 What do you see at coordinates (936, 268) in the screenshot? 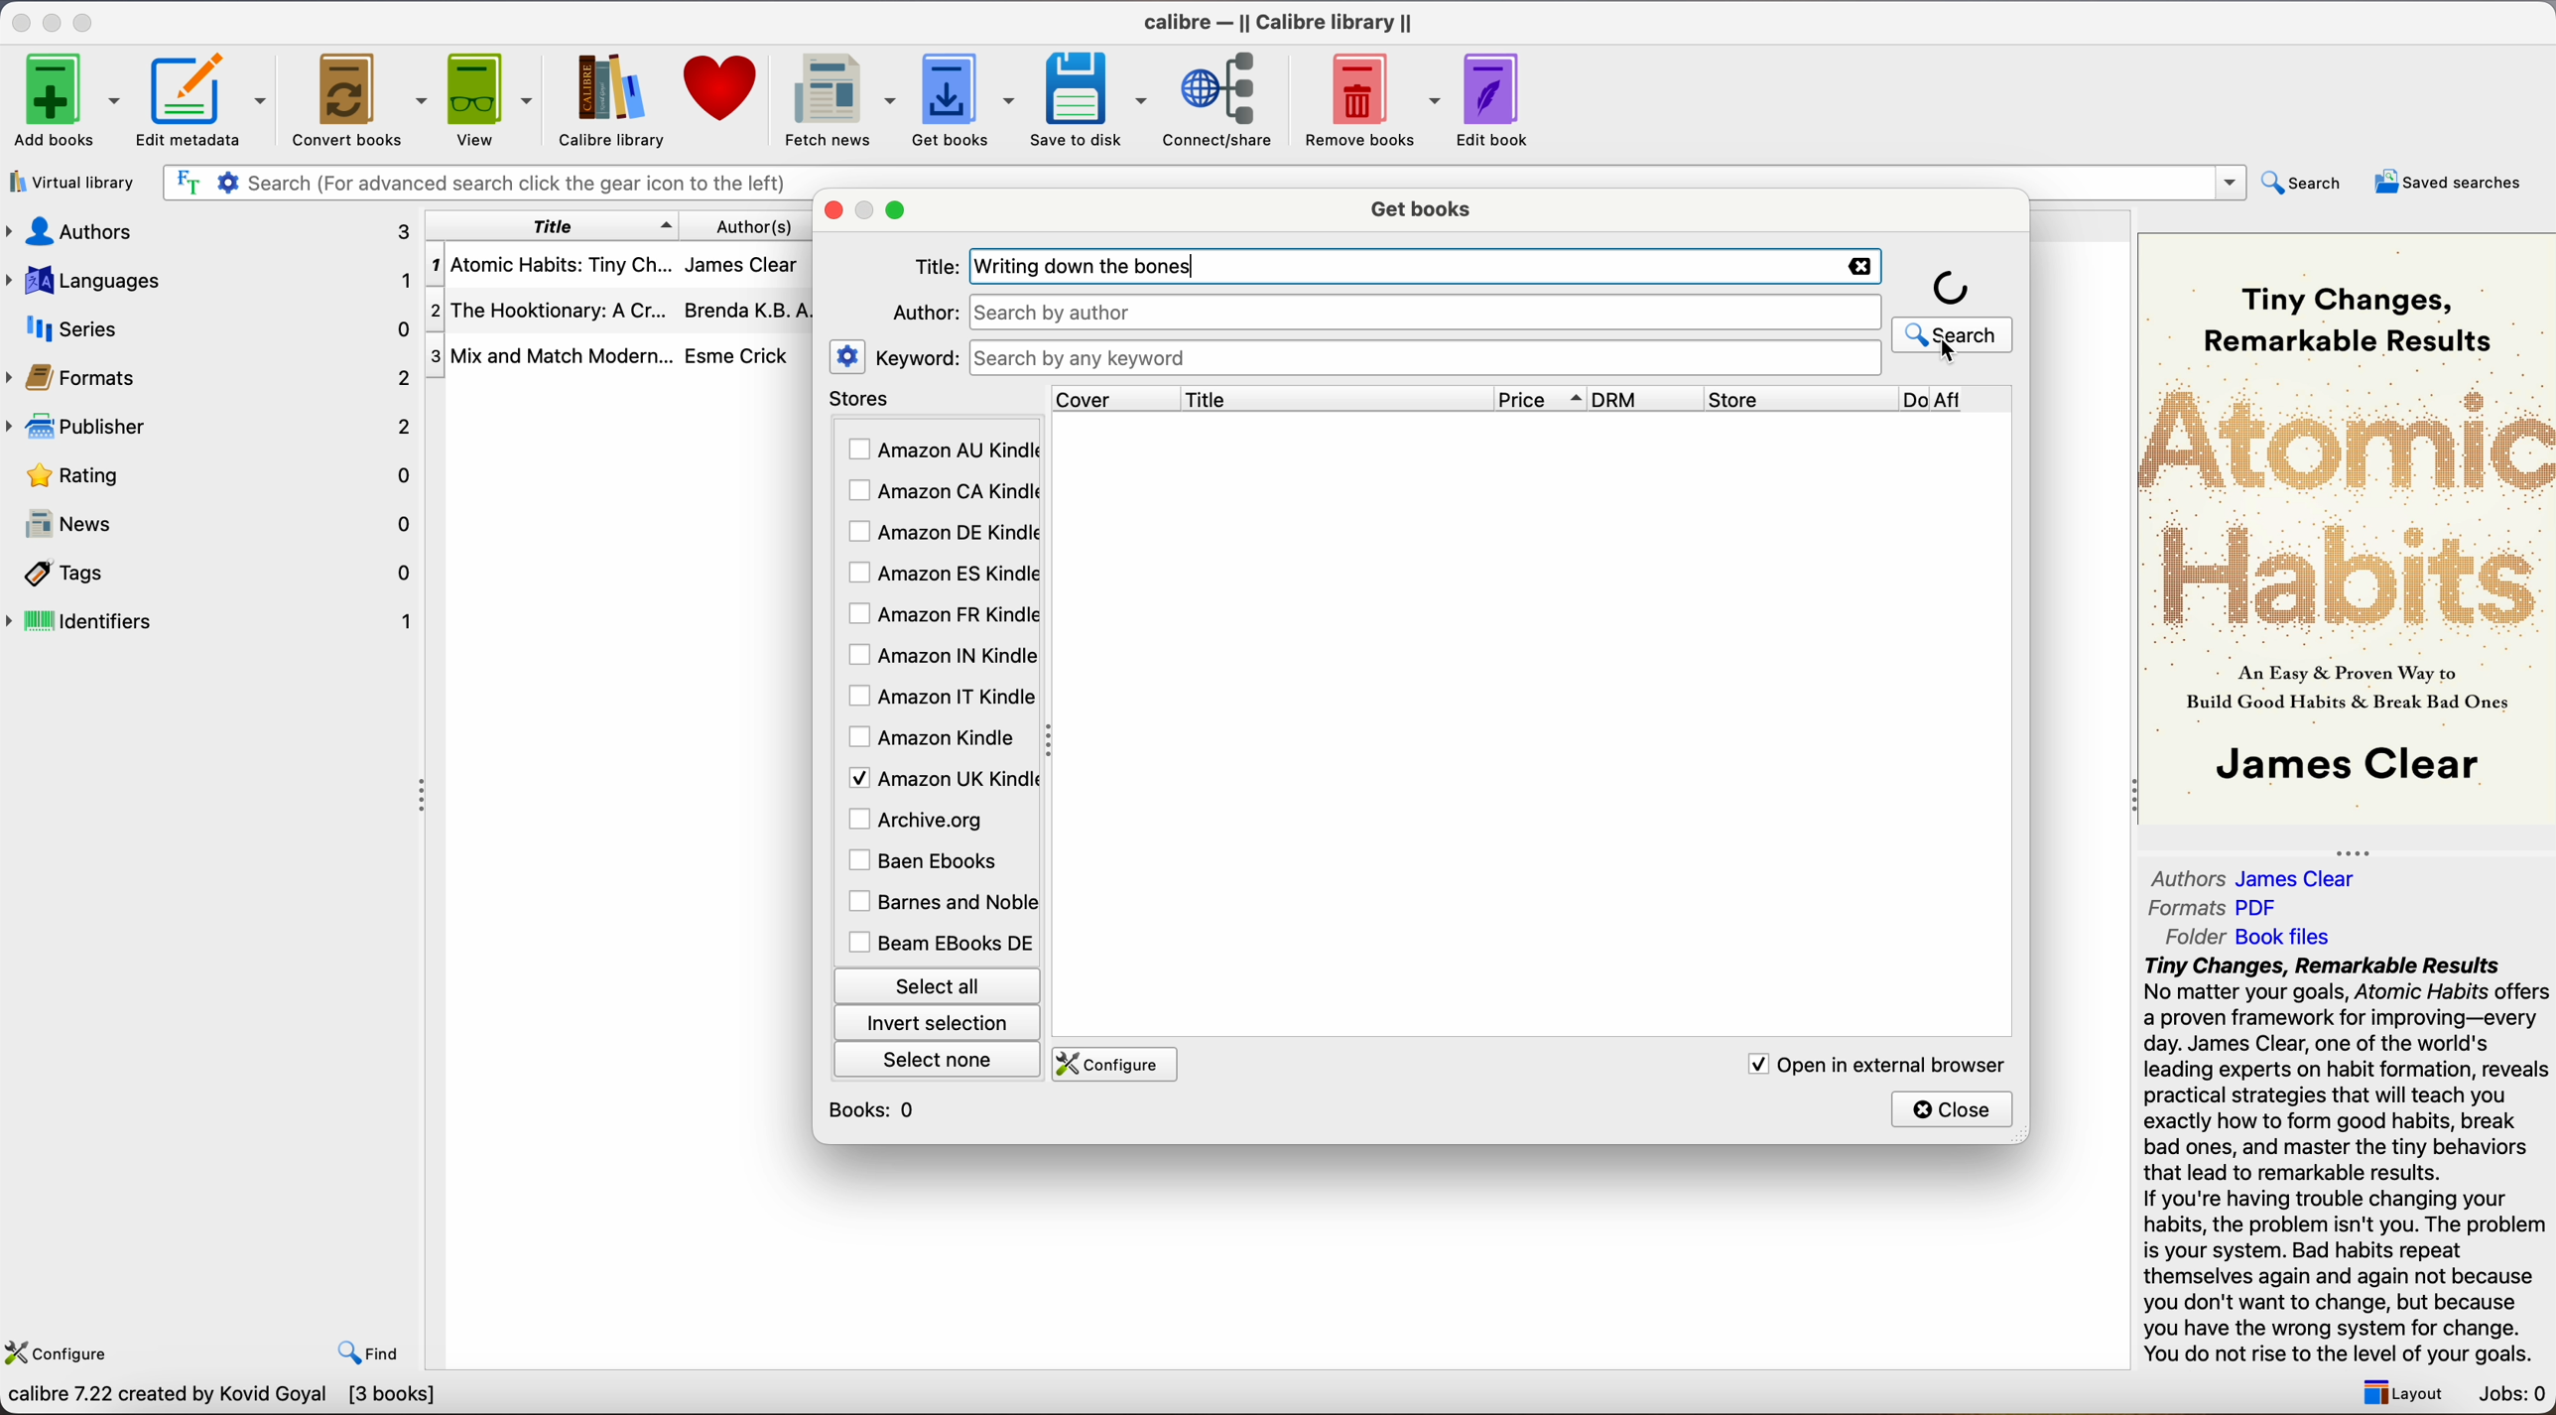
I see `title:` at bounding box center [936, 268].